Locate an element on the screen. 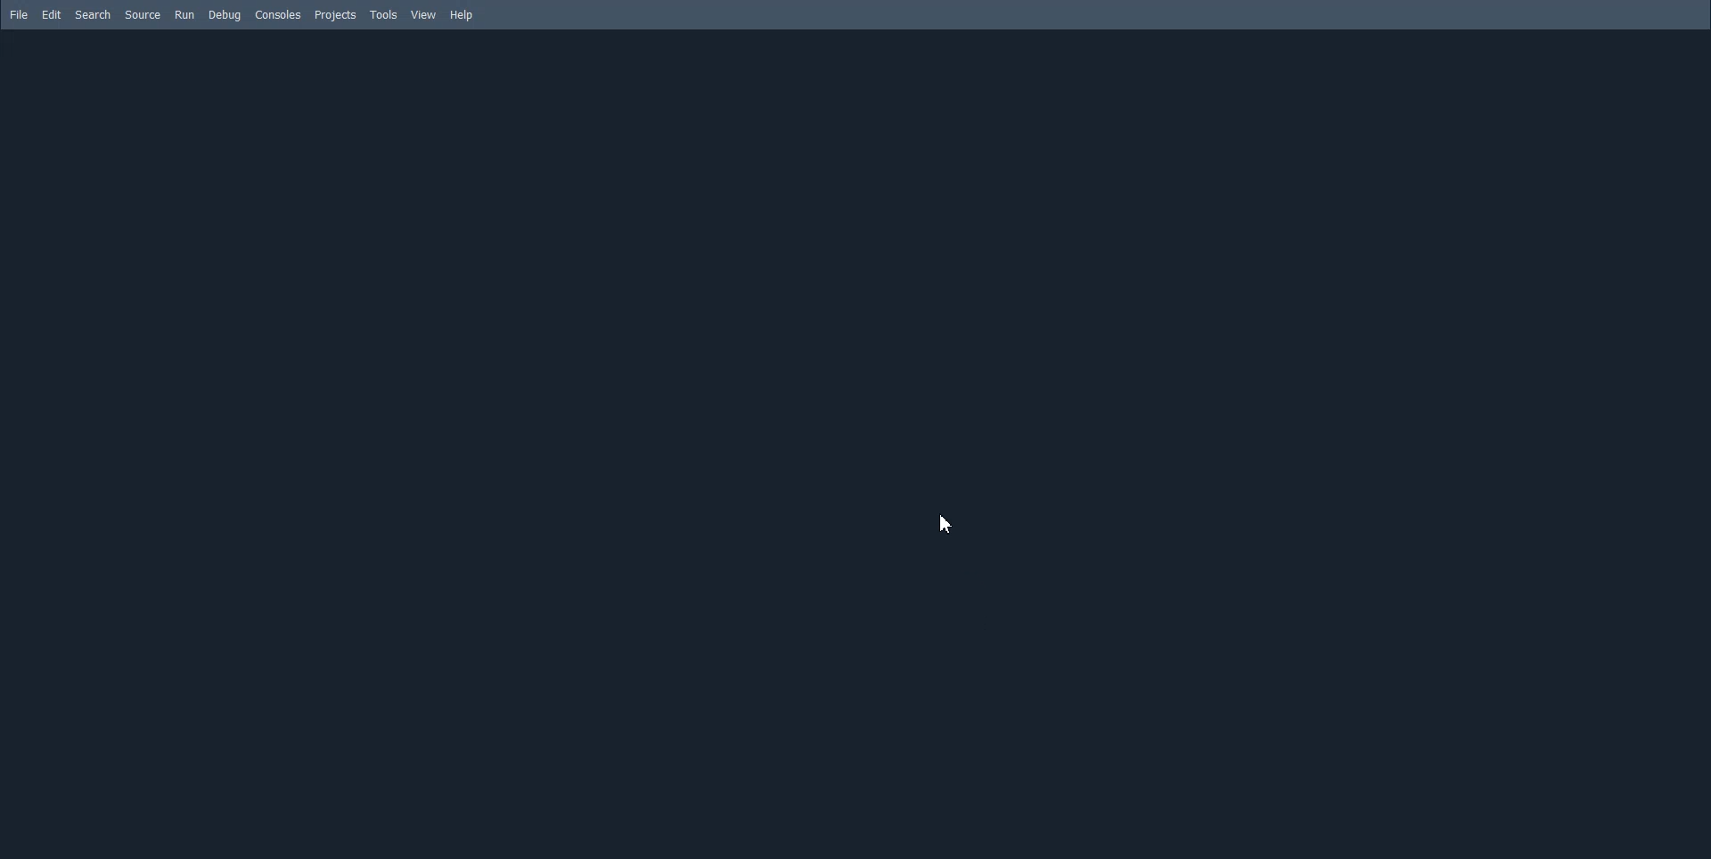 The width and height of the screenshot is (1711, 859). Debug is located at coordinates (225, 15).